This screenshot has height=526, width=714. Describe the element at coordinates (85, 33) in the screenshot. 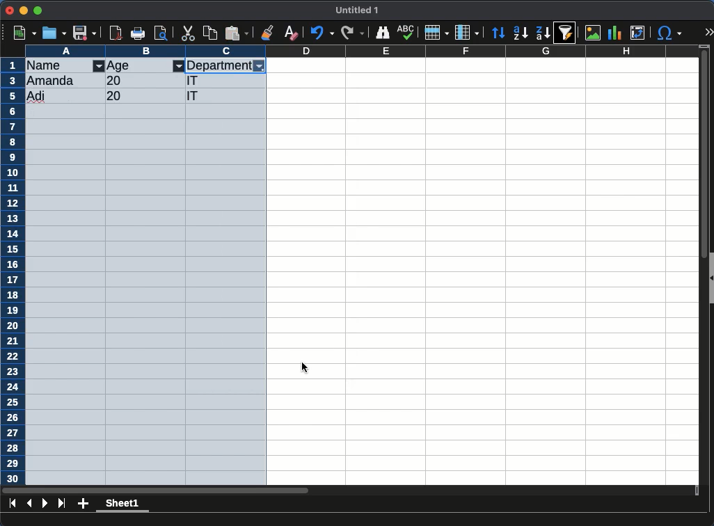

I see `save` at that location.